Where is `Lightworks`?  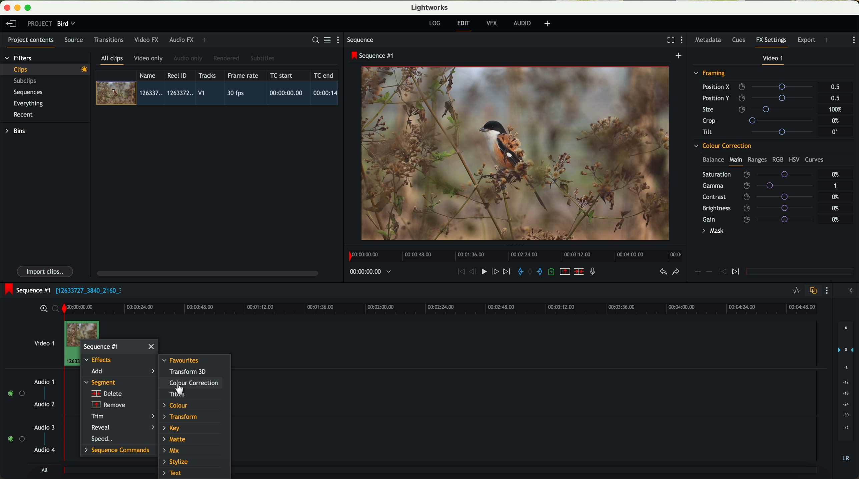
Lightworks is located at coordinates (430, 7).